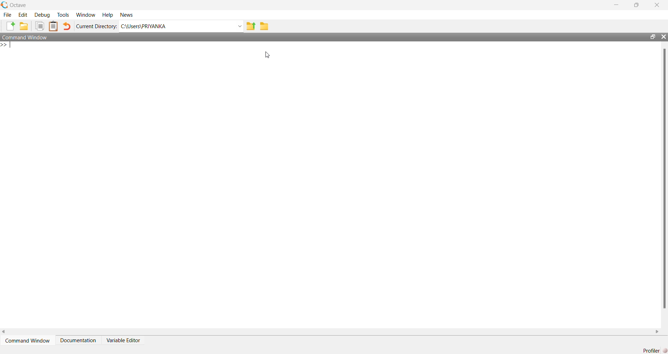 This screenshot has height=354, width=668. Describe the element at coordinates (53, 26) in the screenshot. I see `document clipboard` at that location.